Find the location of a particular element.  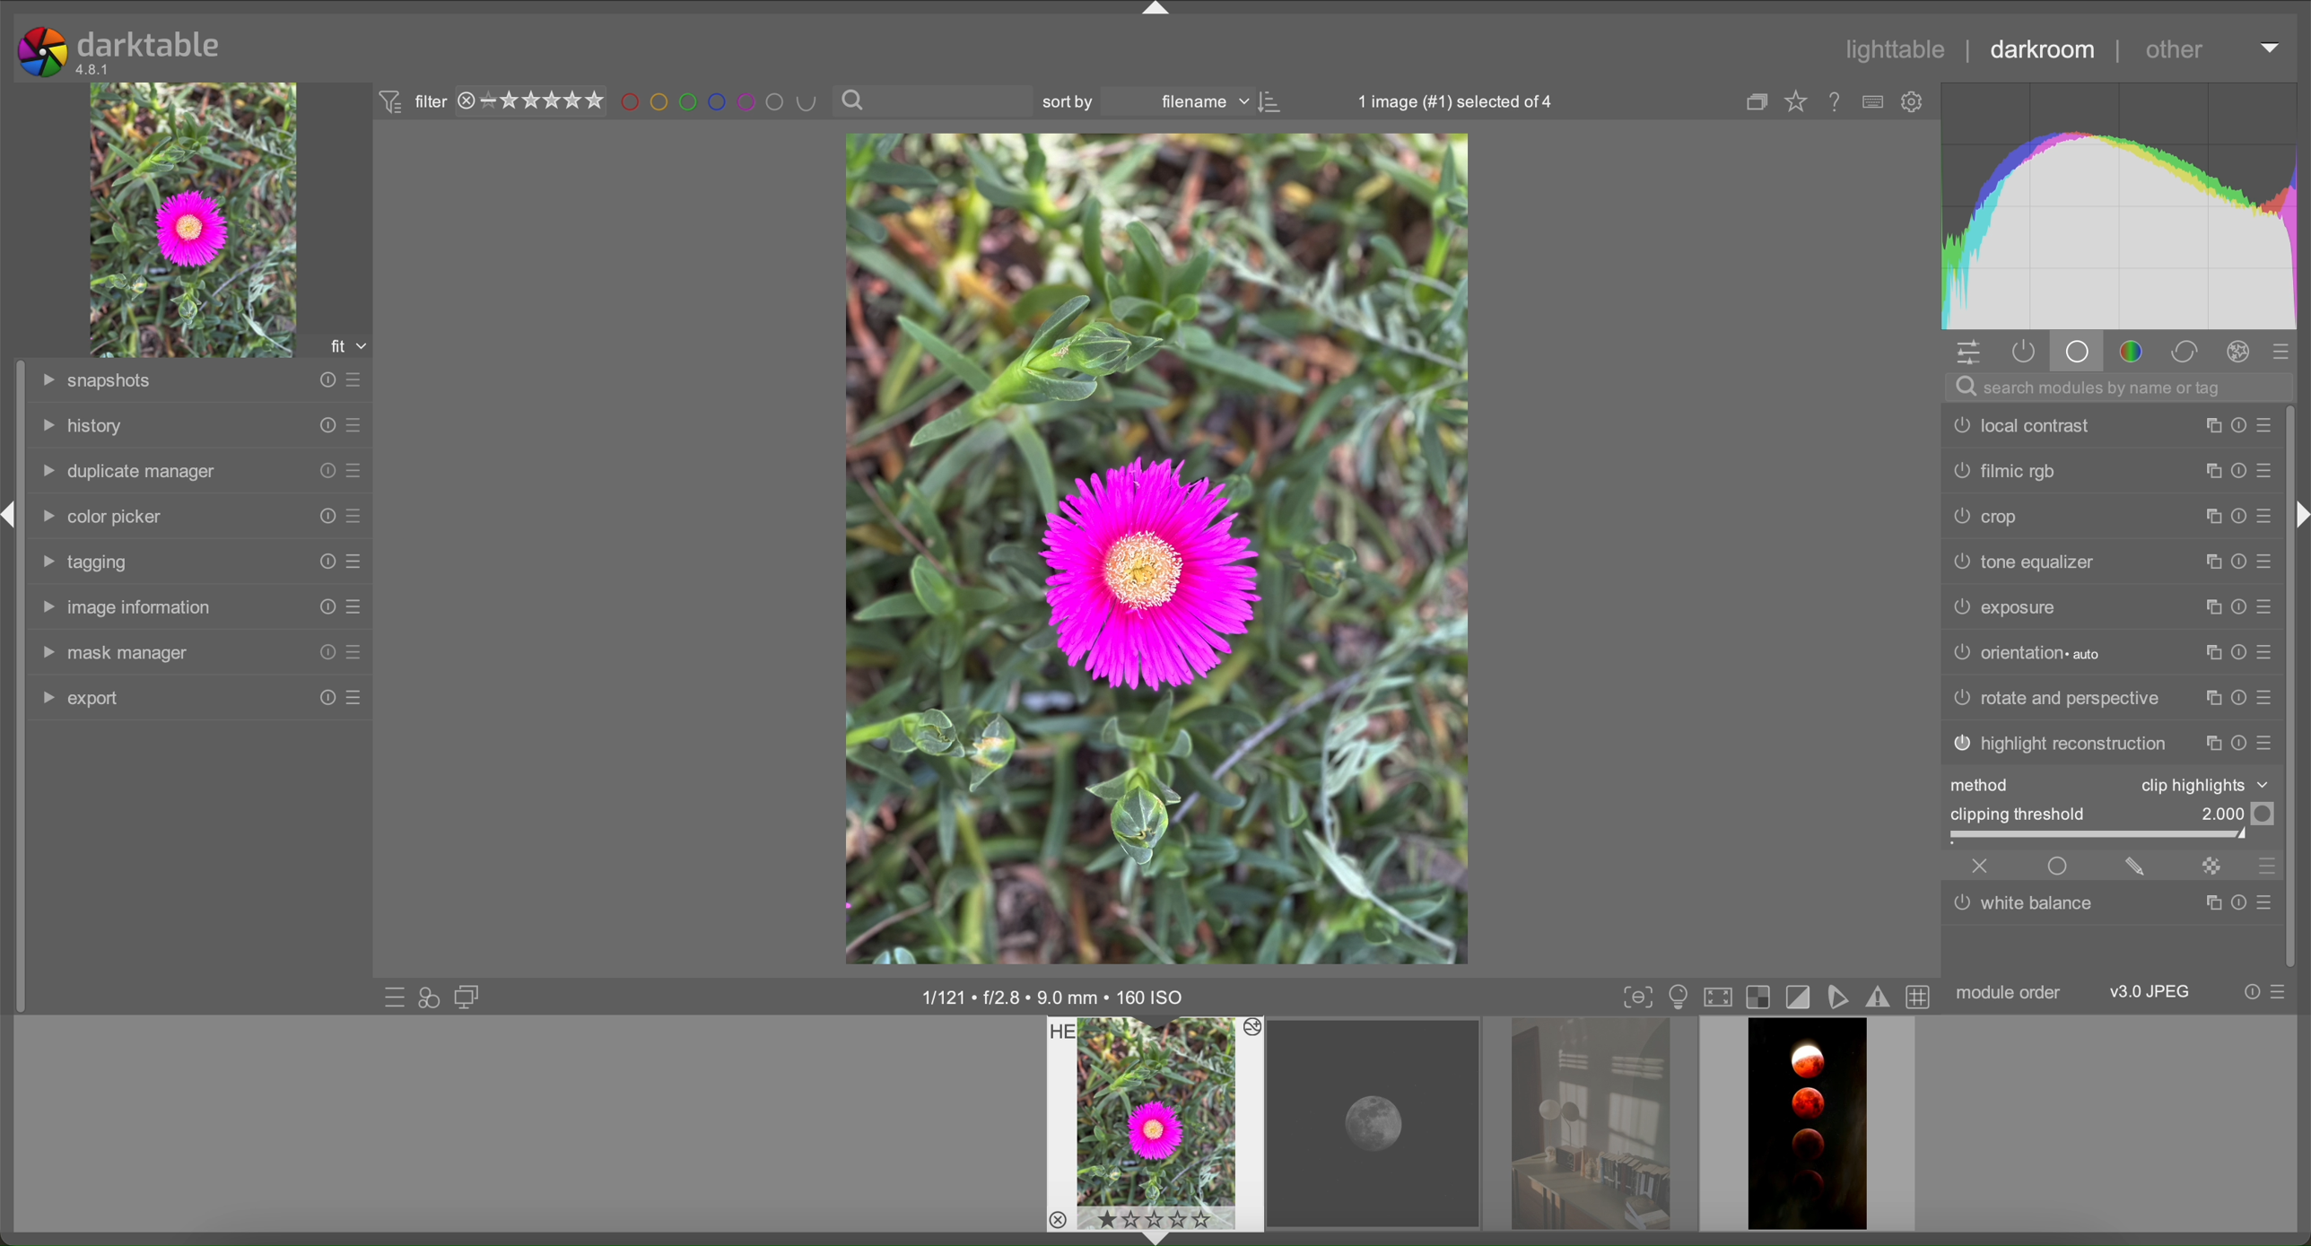

reset presets is located at coordinates (326, 425).